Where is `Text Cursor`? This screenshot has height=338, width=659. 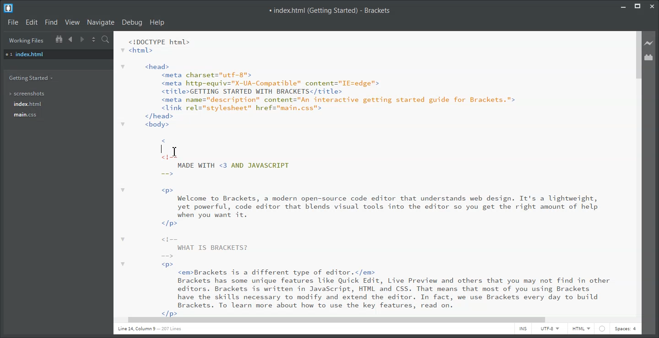 Text Cursor is located at coordinates (175, 151).